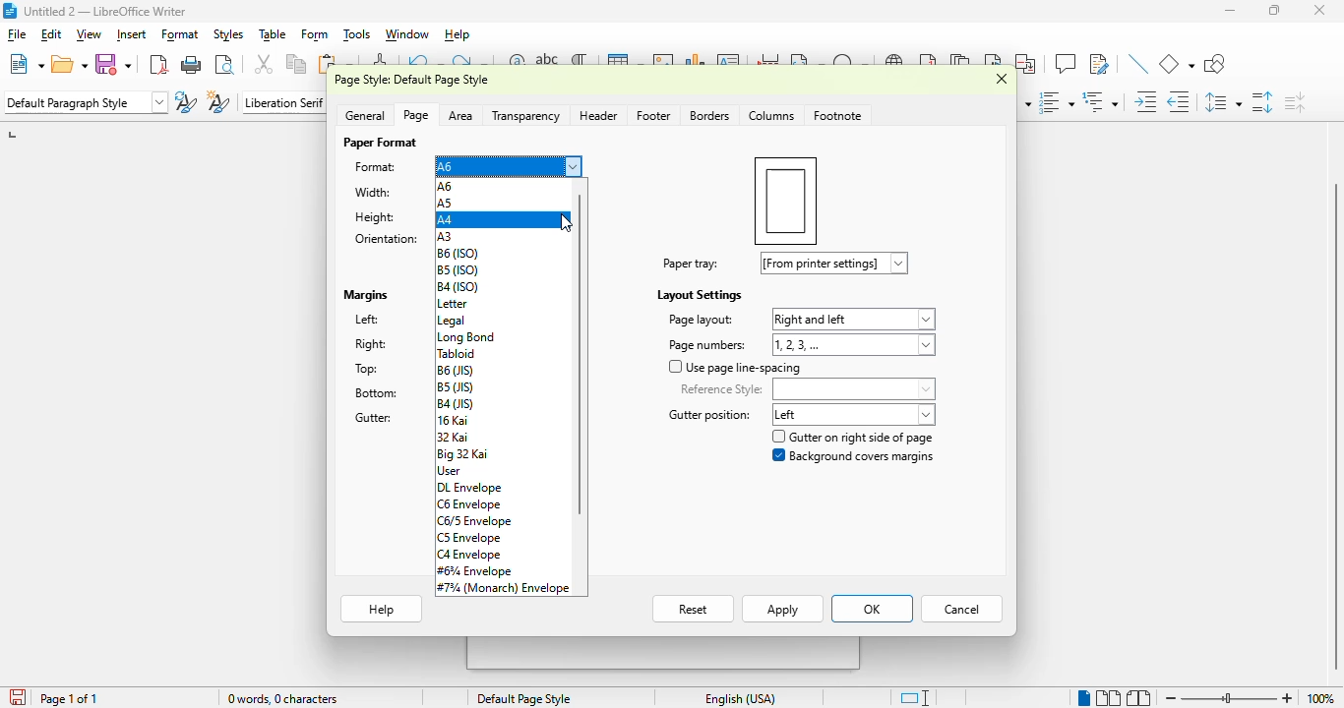  I want to click on left: 2.00cm, so click(382, 318).